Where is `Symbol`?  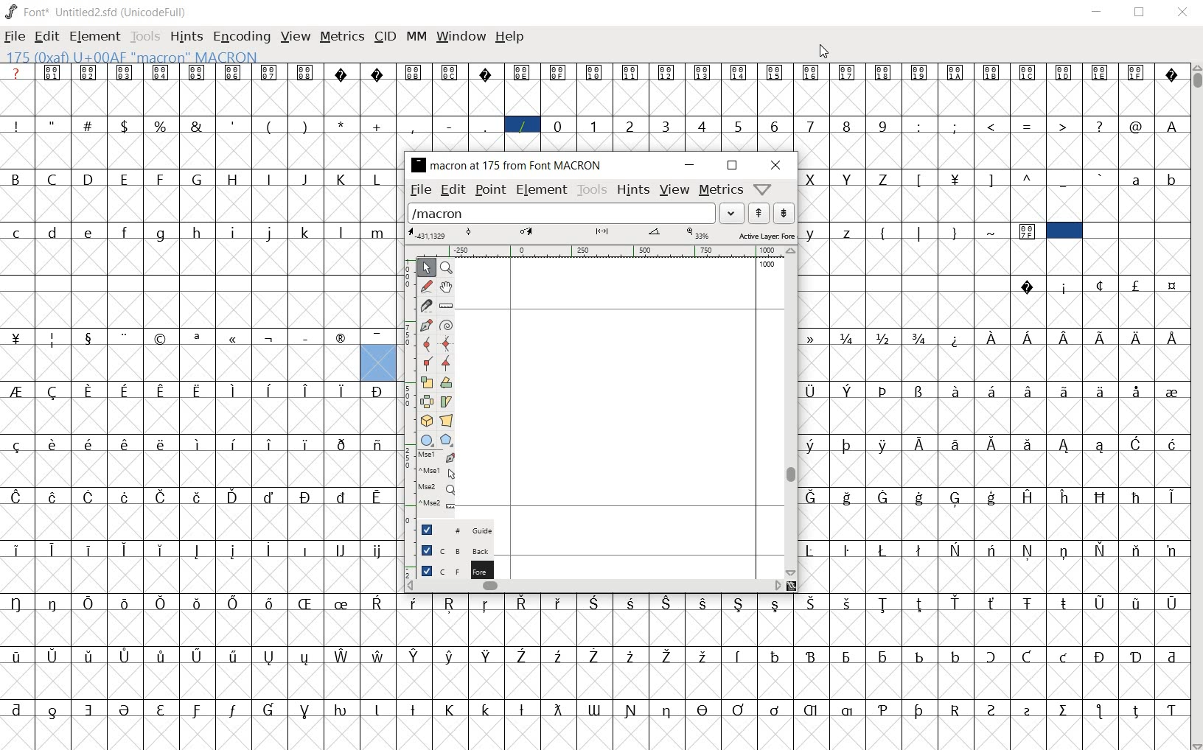
Symbol is located at coordinates (812, 73).